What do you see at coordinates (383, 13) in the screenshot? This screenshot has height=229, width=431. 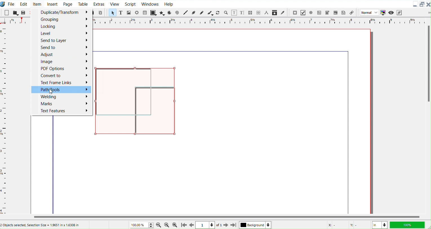 I see `Toggle color` at bounding box center [383, 13].